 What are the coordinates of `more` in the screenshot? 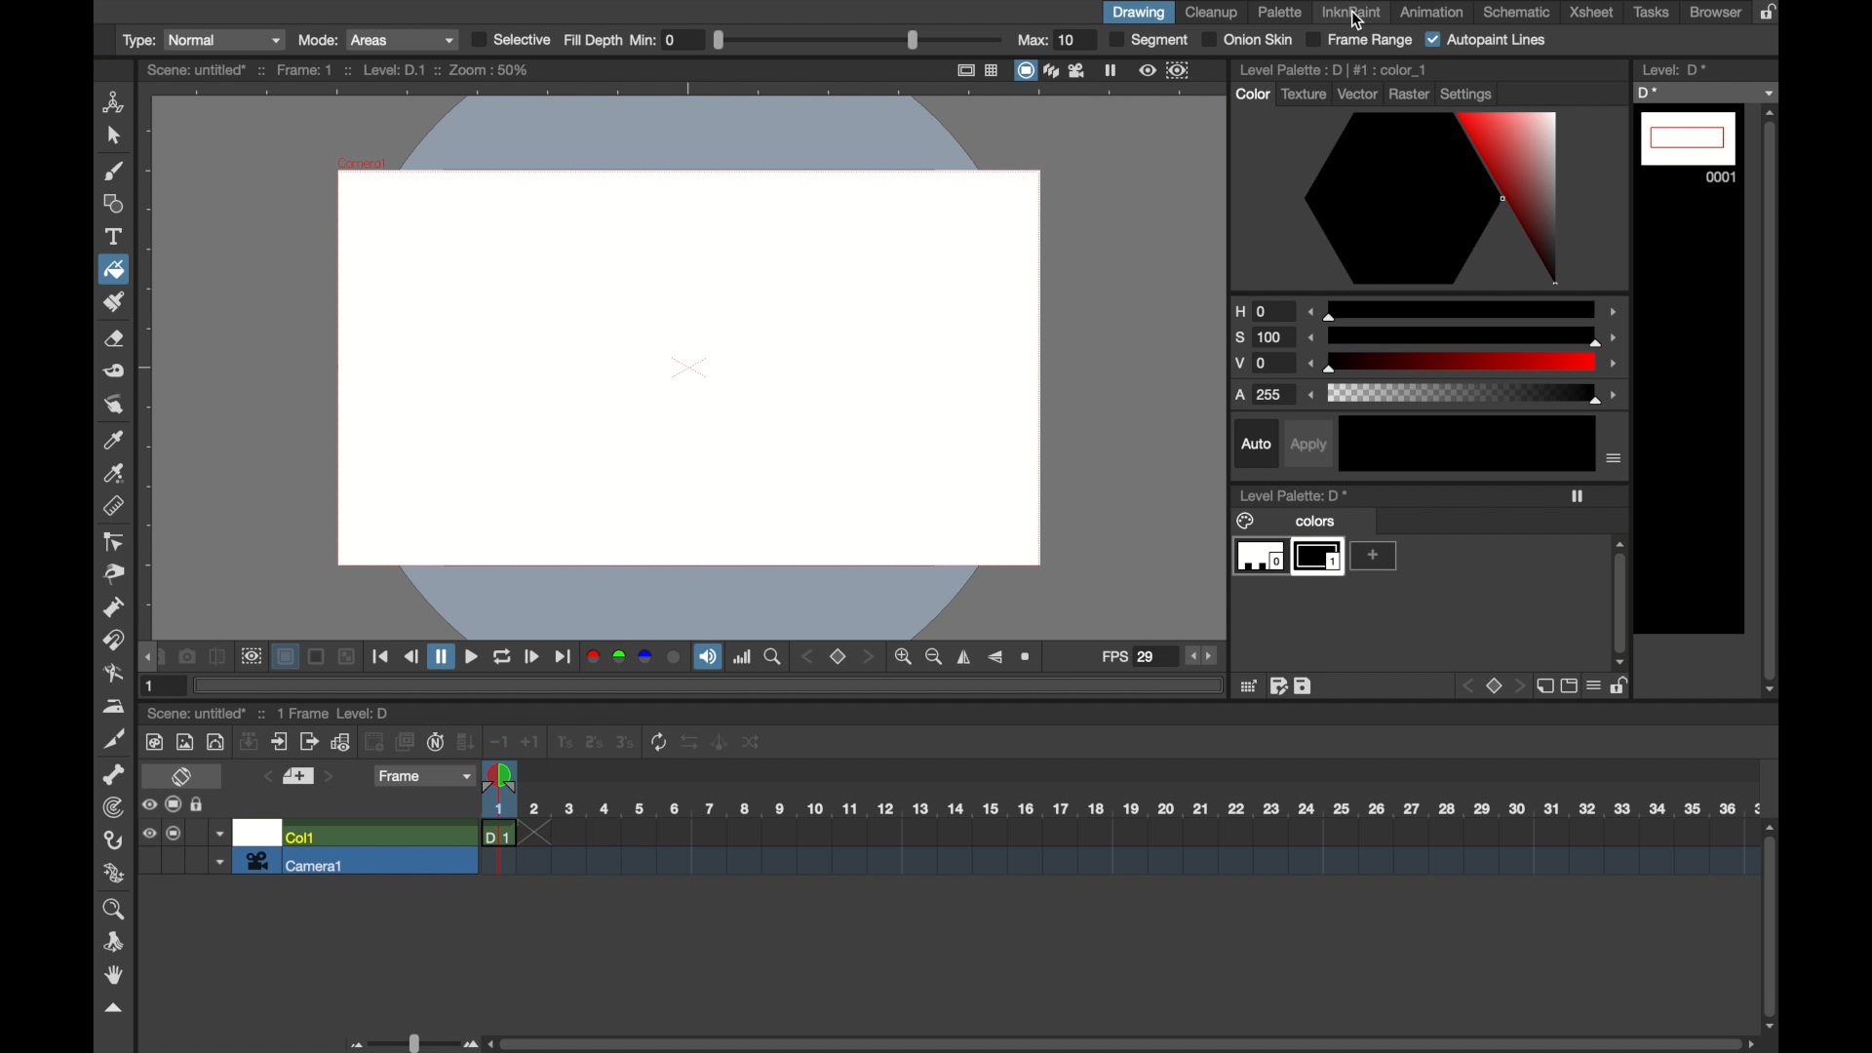 It's located at (1373, 556).